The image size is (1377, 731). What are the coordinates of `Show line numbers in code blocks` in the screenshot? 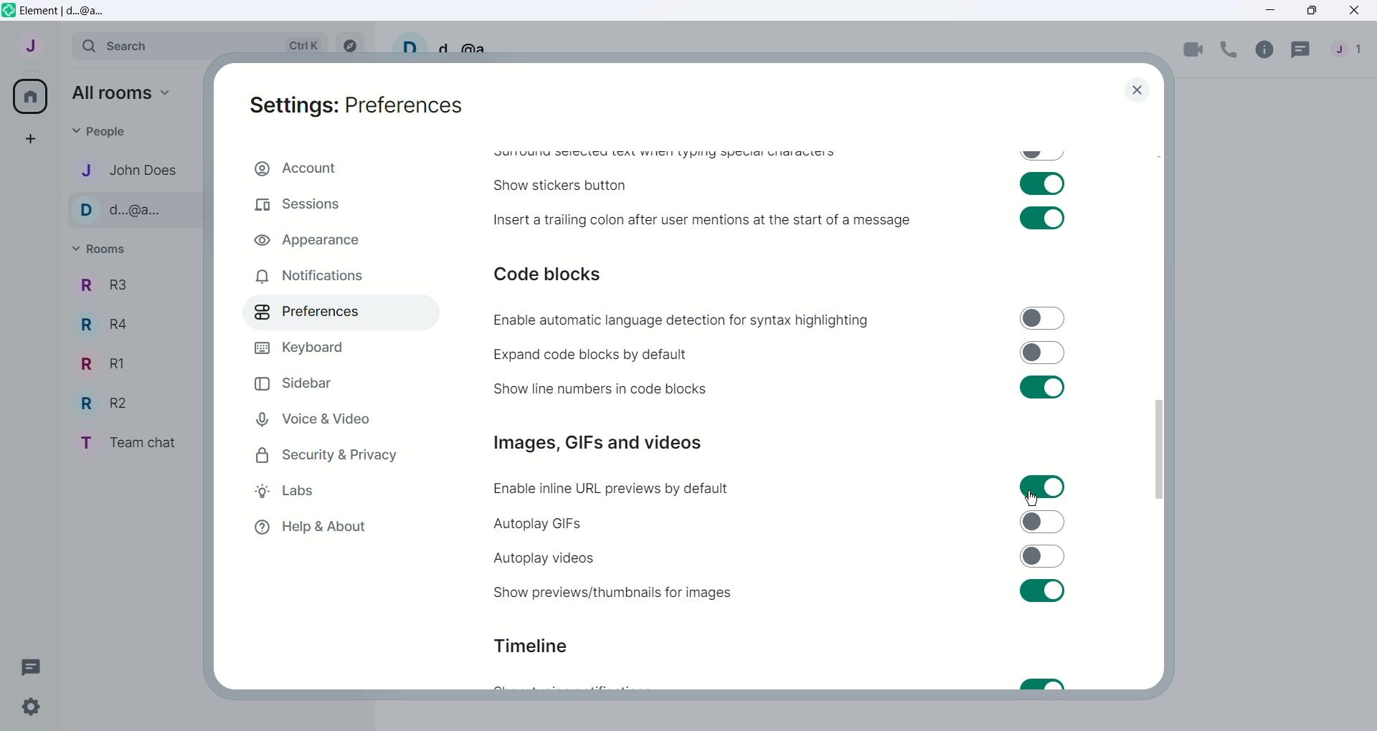 It's located at (600, 388).